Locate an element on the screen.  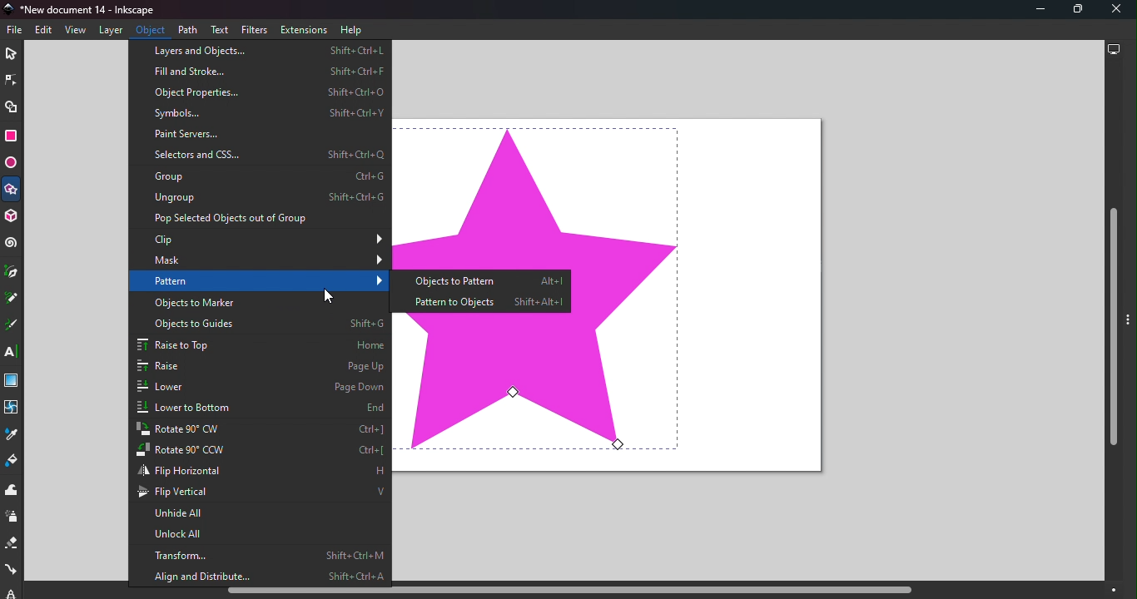
Display options is located at coordinates (1114, 52).